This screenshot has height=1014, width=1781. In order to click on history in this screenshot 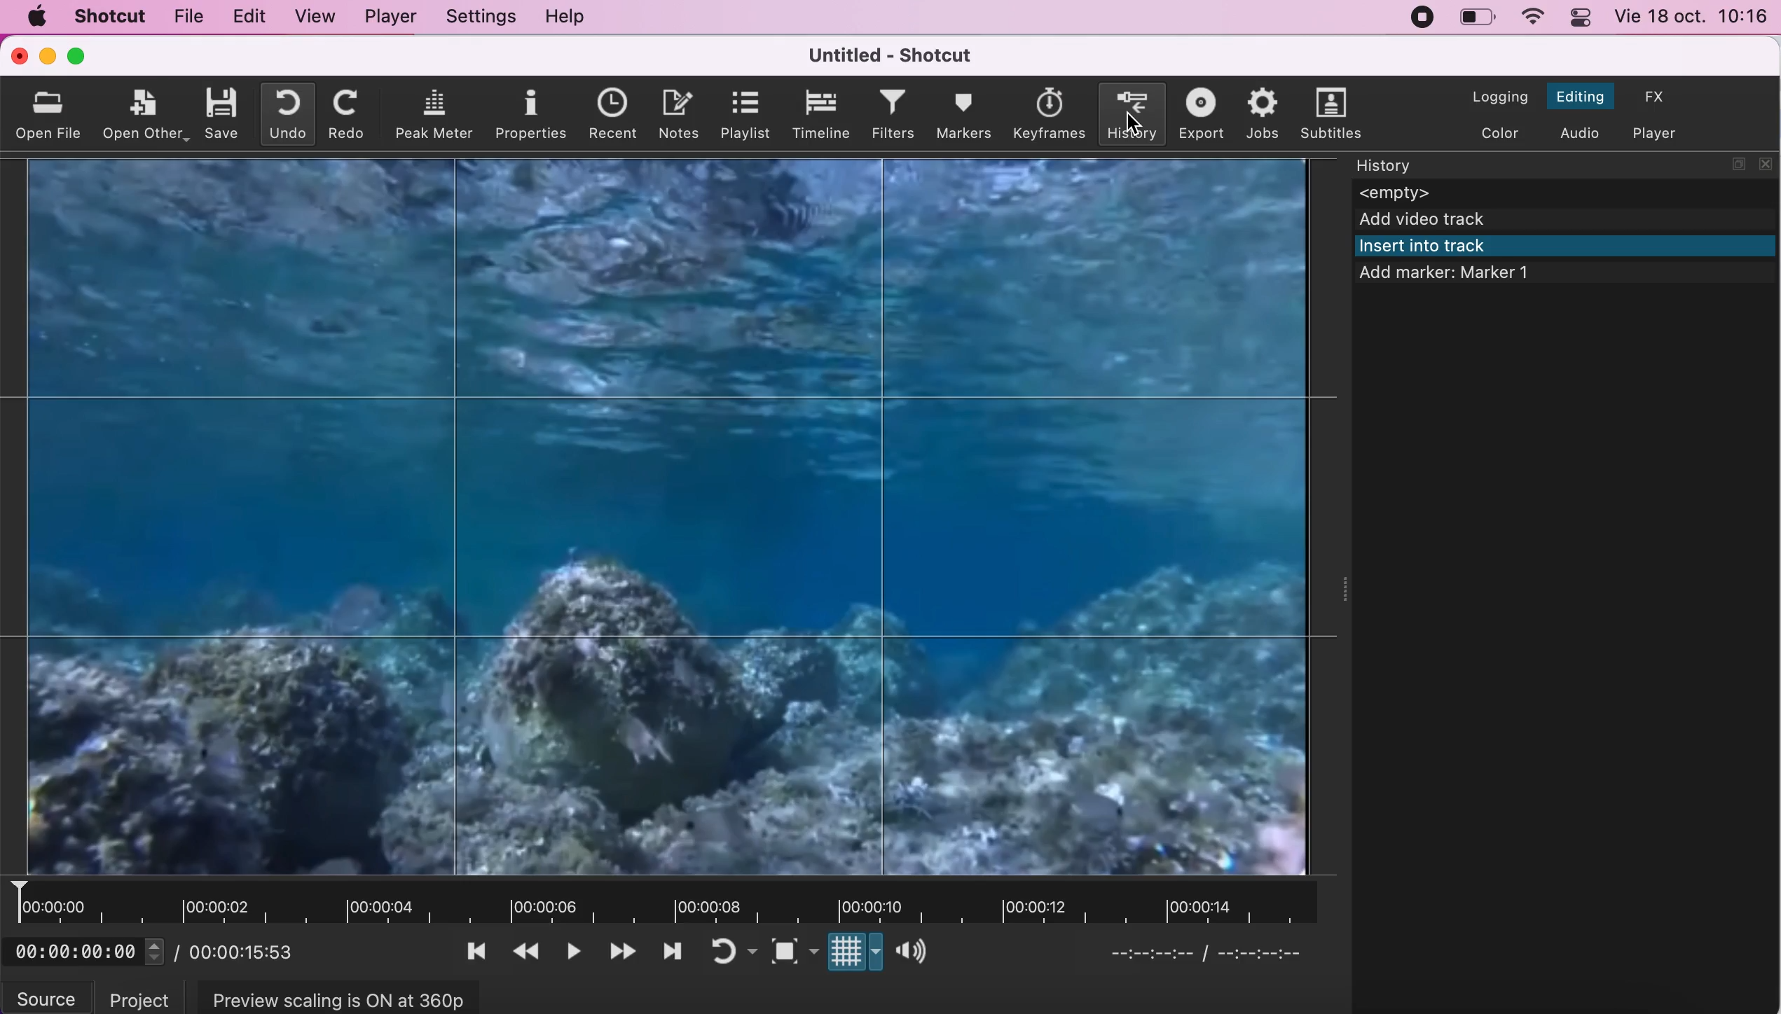, I will do `click(1130, 112)`.